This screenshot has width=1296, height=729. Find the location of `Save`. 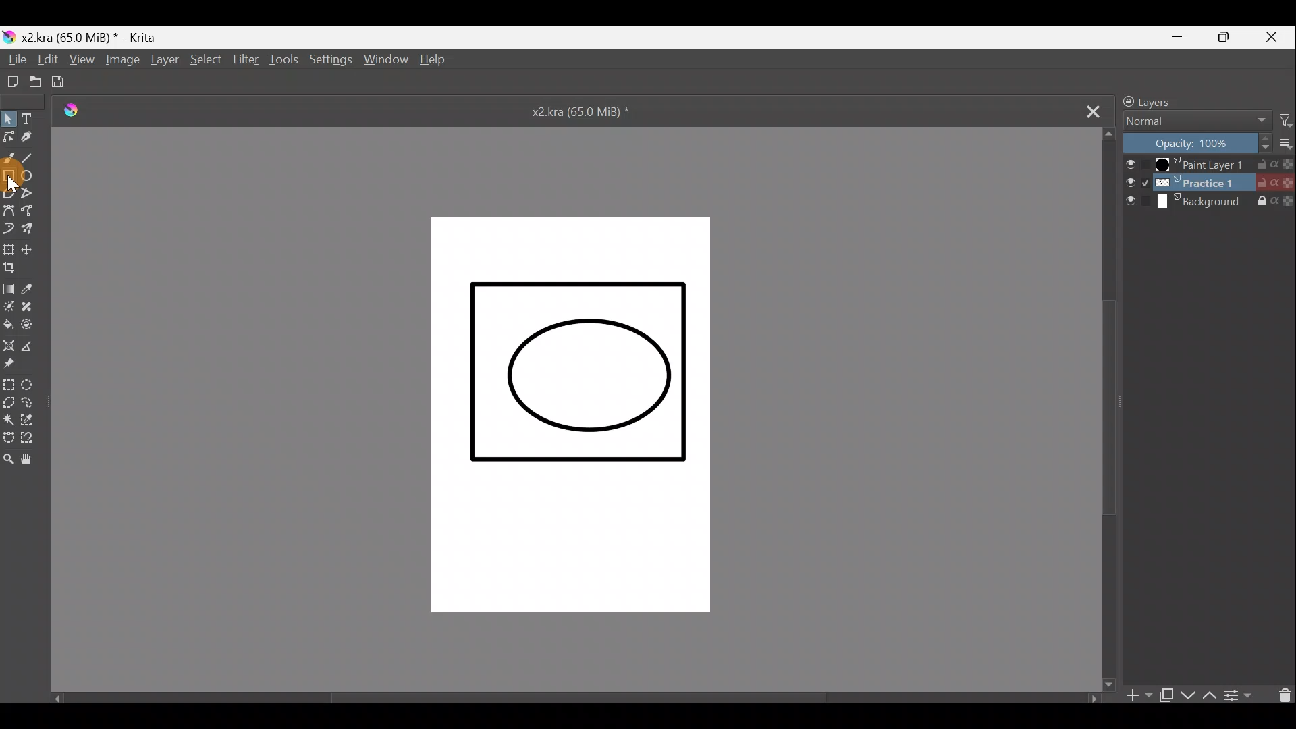

Save is located at coordinates (63, 82).